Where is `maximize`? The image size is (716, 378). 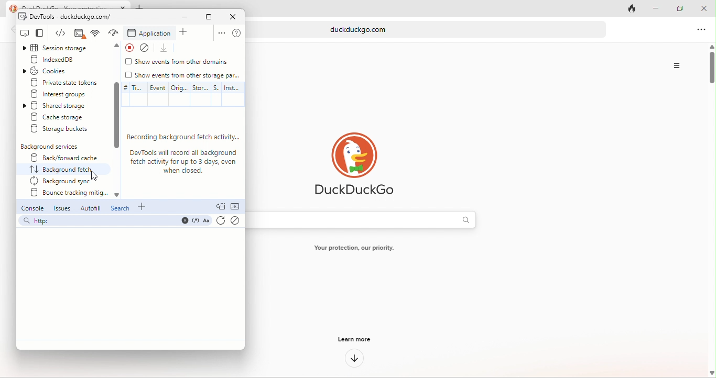 maximize is located at coordinates (676, 7).